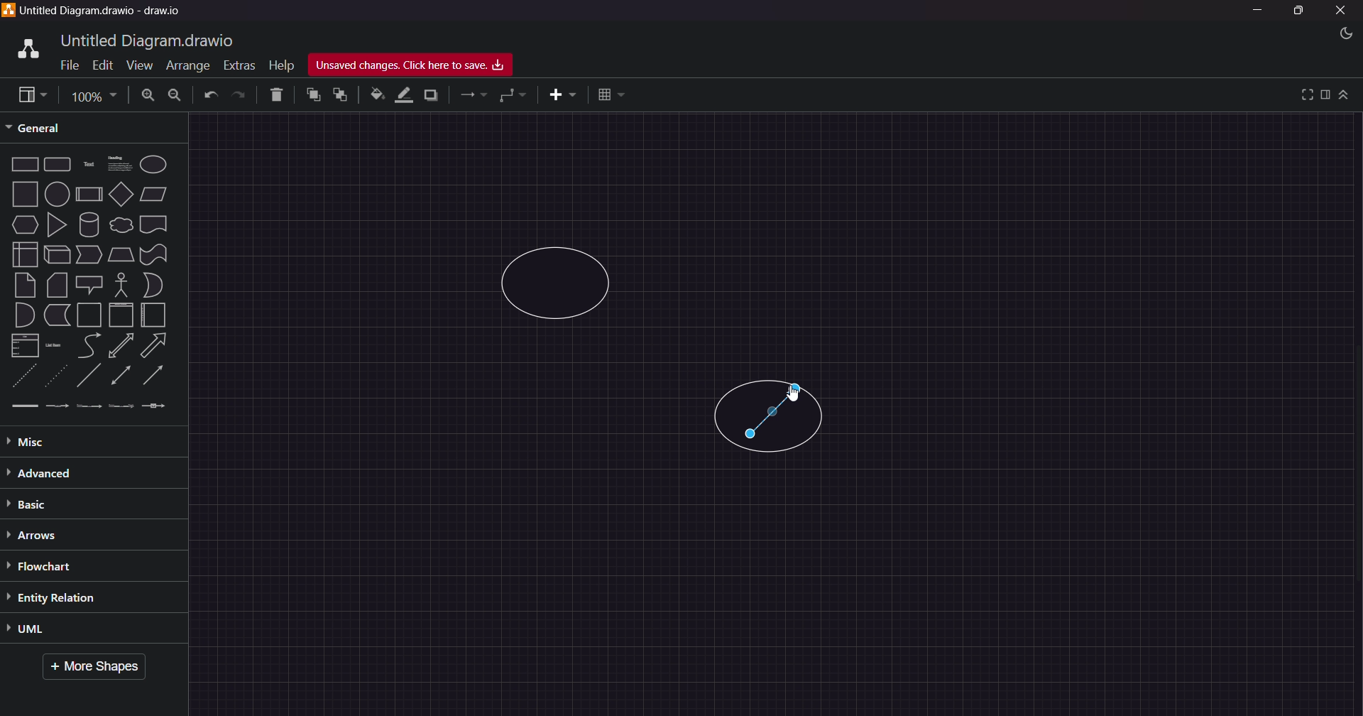 Image resolution: width=1363 pixels, height=716 pixels. What do you see at coordinates (273, 95) in the screenshot?
I see `Delete` at bounding box center [273, 95].